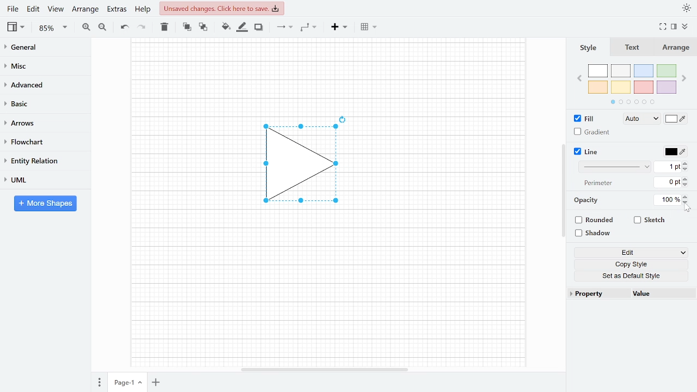  I want to click on Format (Ctrl+Shift+P), so click(674, 27).